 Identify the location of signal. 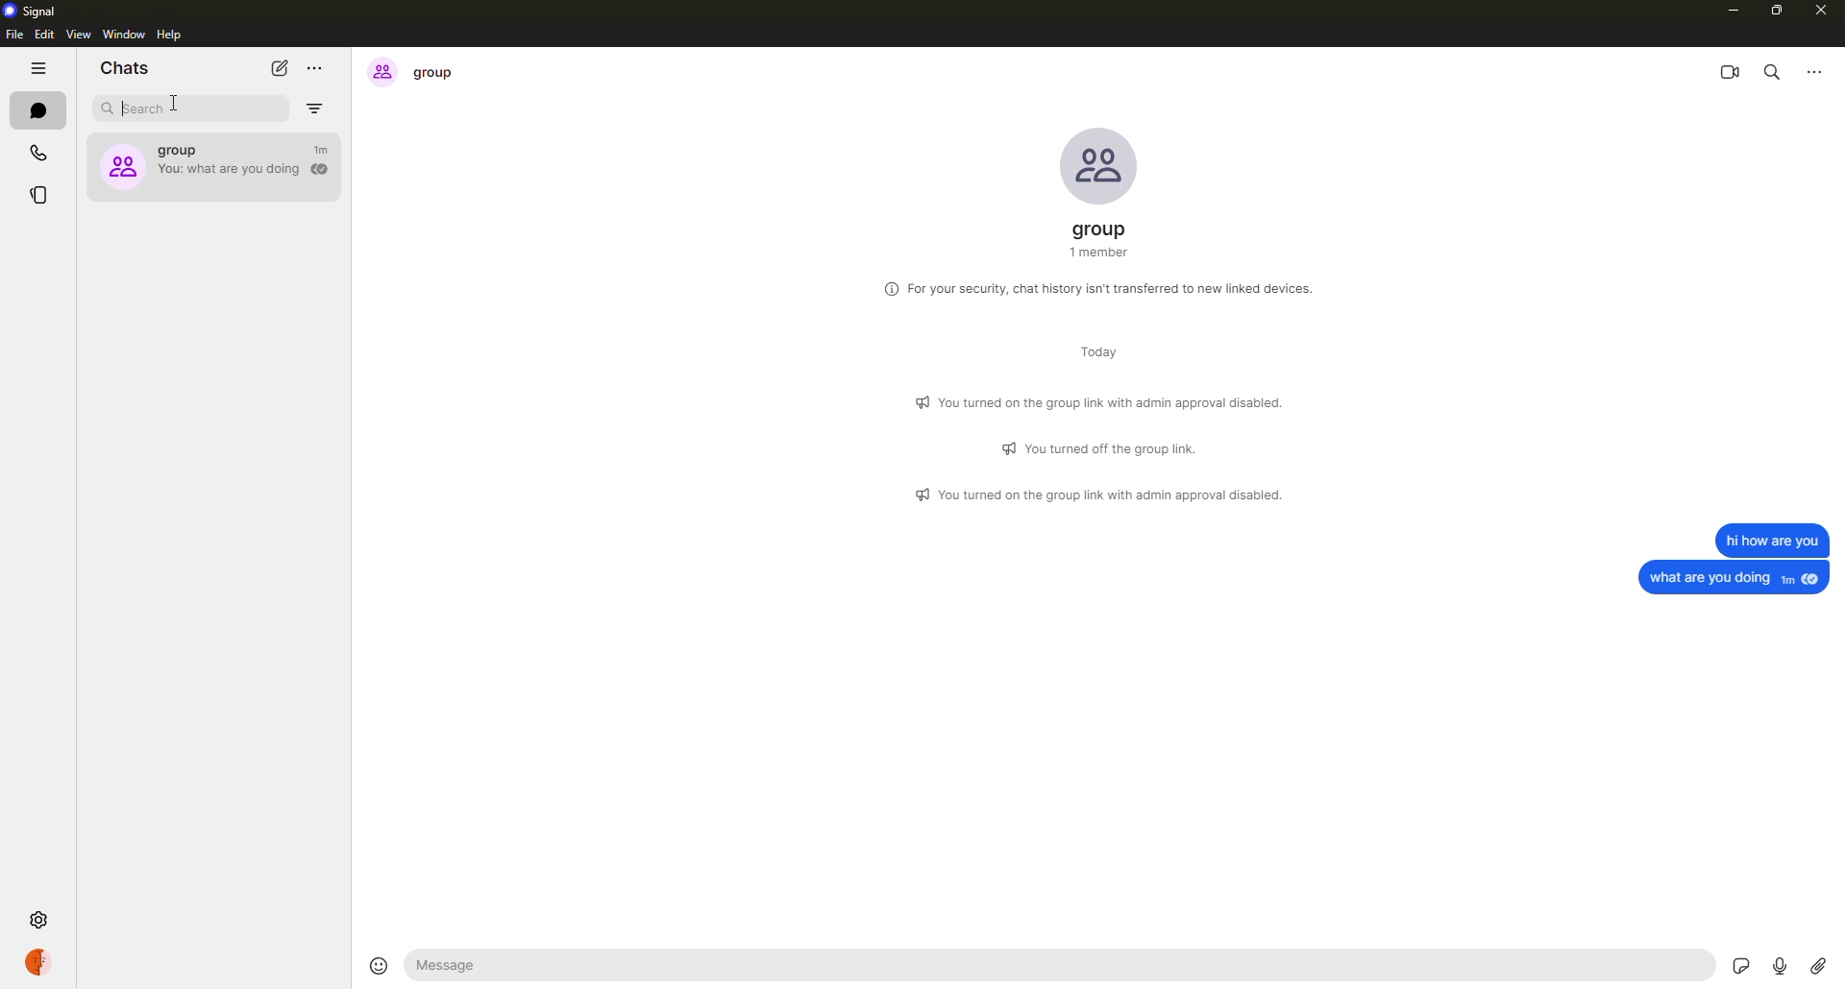
(35, 12).